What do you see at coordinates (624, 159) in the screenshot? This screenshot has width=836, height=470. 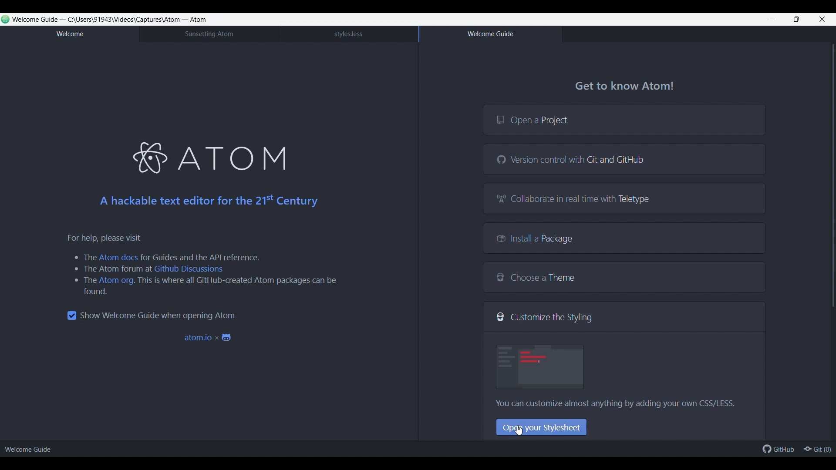 I see `Version control with Git and GitHub` at bounding box center [624, 159].